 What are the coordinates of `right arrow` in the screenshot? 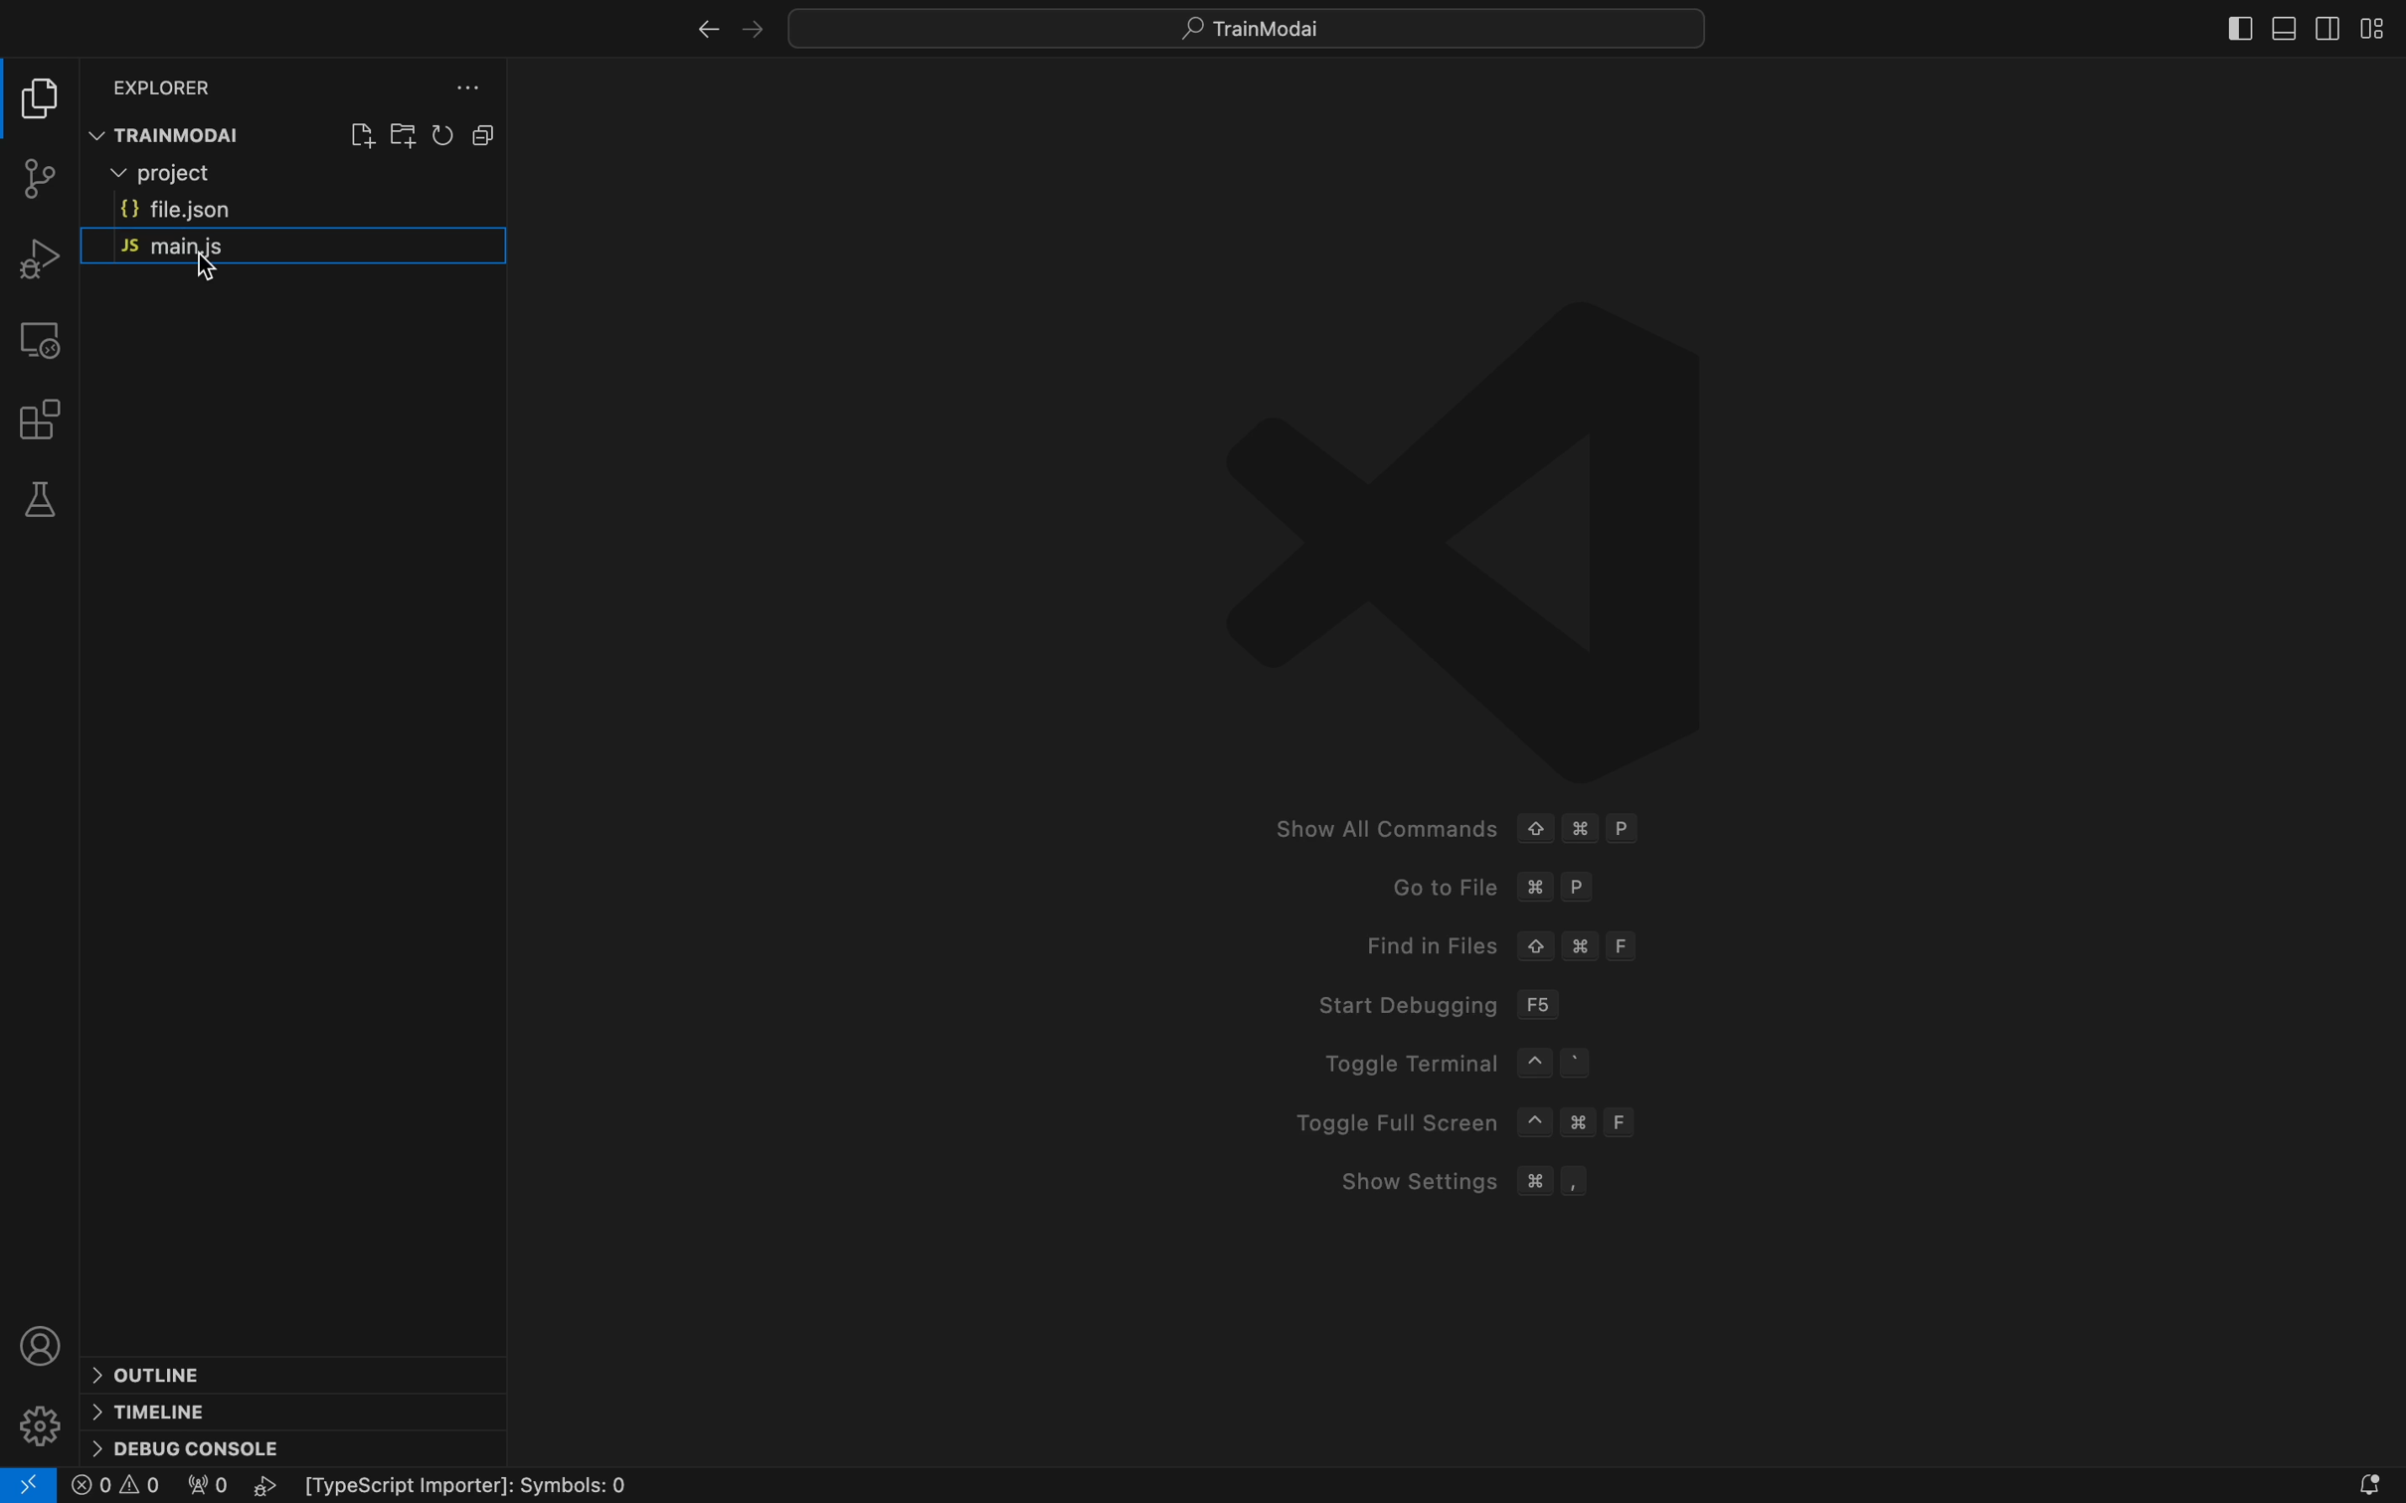 It's located at (698, 30).